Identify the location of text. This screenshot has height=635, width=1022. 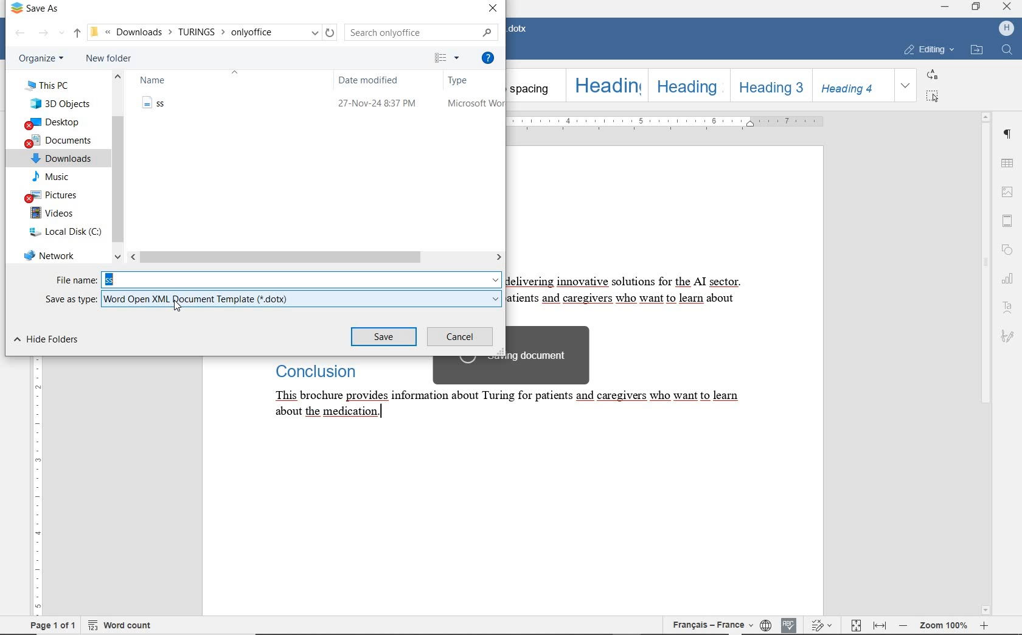
(381, 409).